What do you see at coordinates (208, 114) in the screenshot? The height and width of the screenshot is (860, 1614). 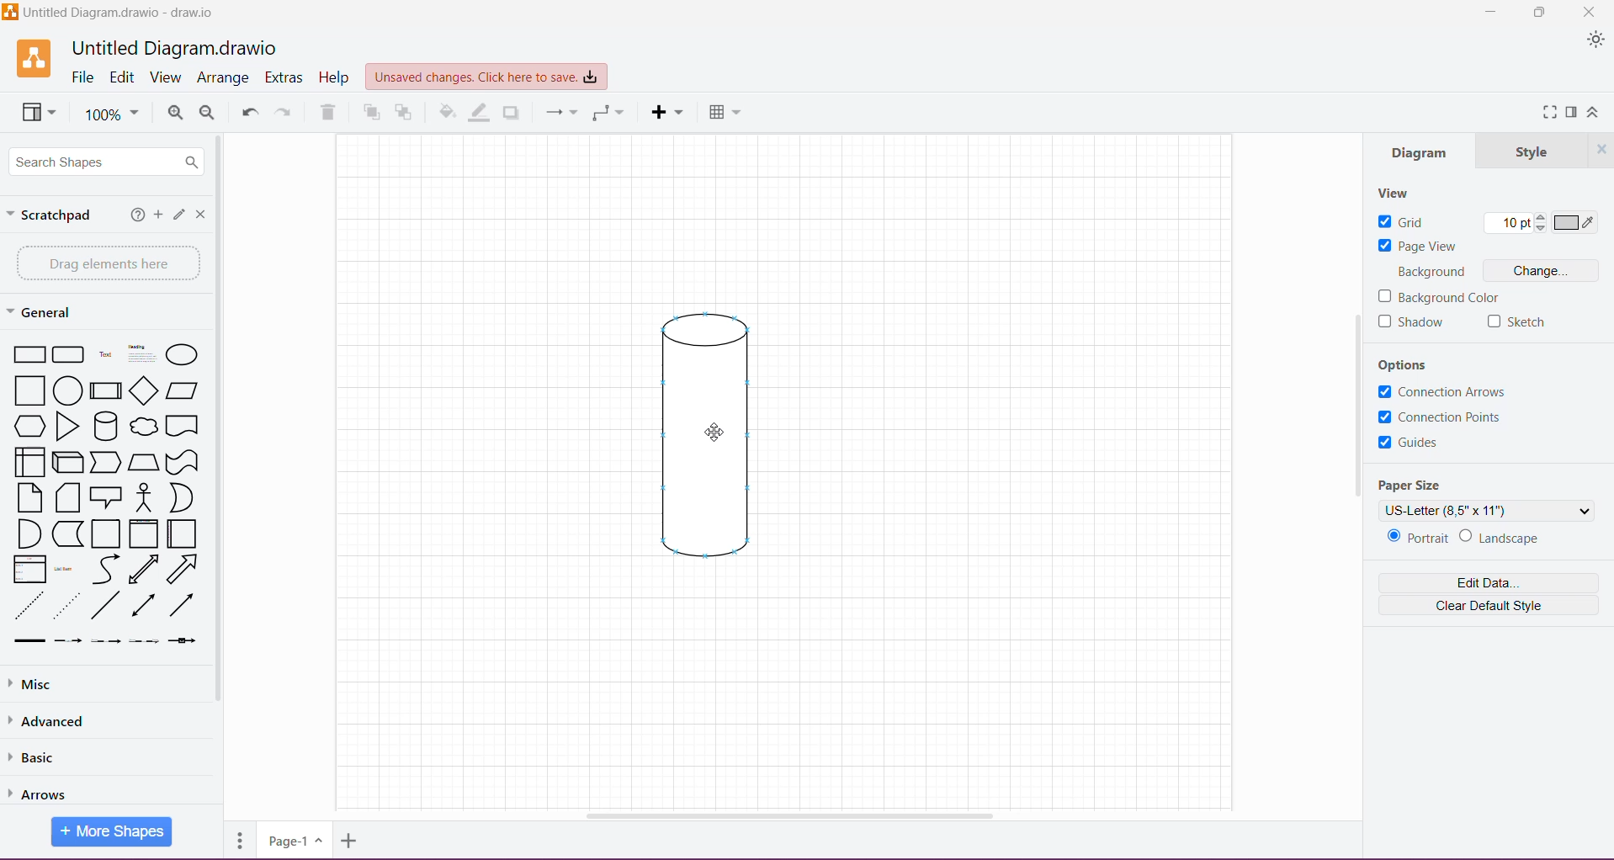 I see `Zoom Out` at bounding box center [208, 114].